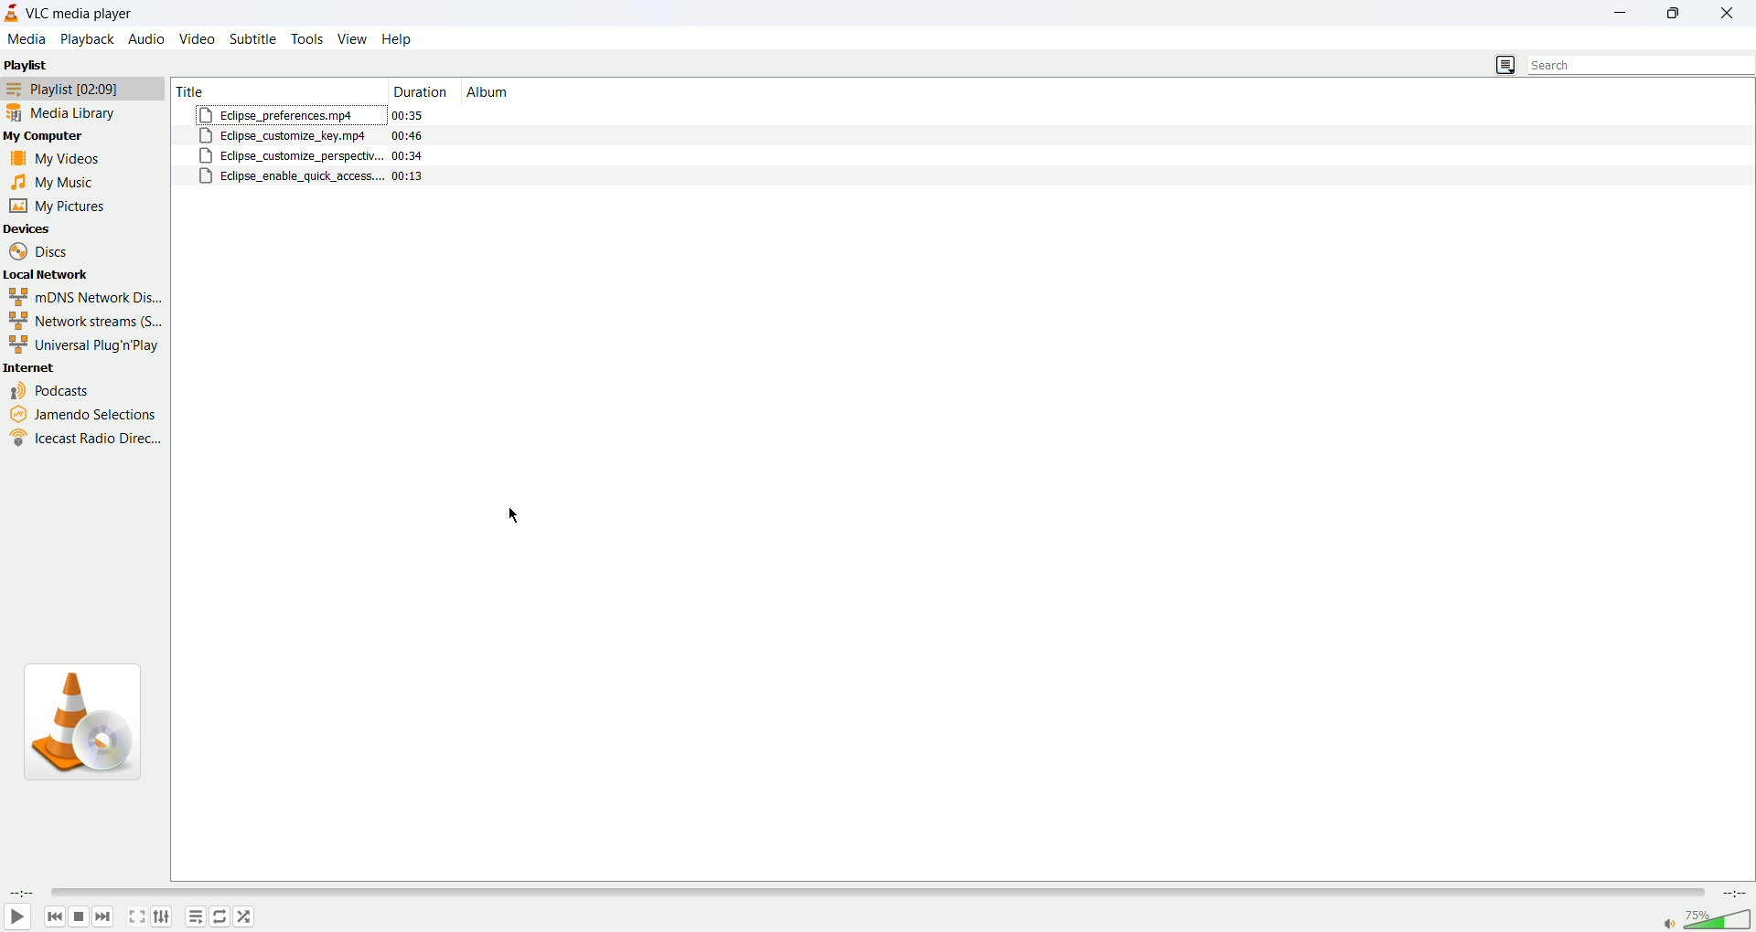 The height and width of the screenshot is (932, 1756). What do you see at coordinates (275, 89) in the screenshot?
I see `Title` at bounding box center [275, 89].